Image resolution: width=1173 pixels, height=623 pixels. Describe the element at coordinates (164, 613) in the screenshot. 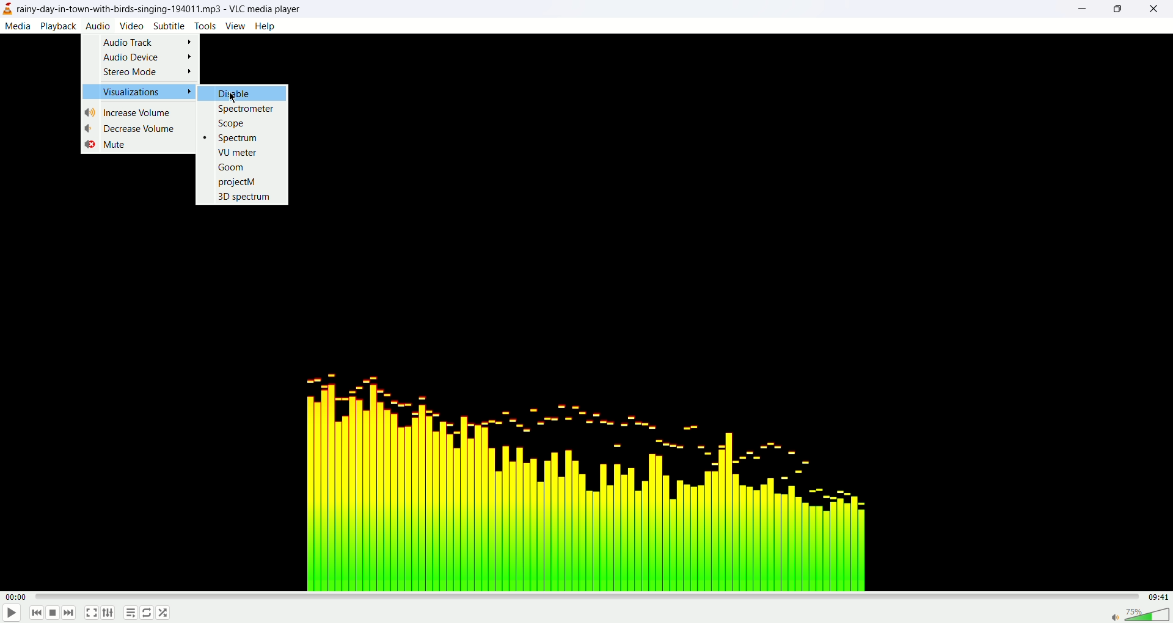

I see `shuffle` at that location.